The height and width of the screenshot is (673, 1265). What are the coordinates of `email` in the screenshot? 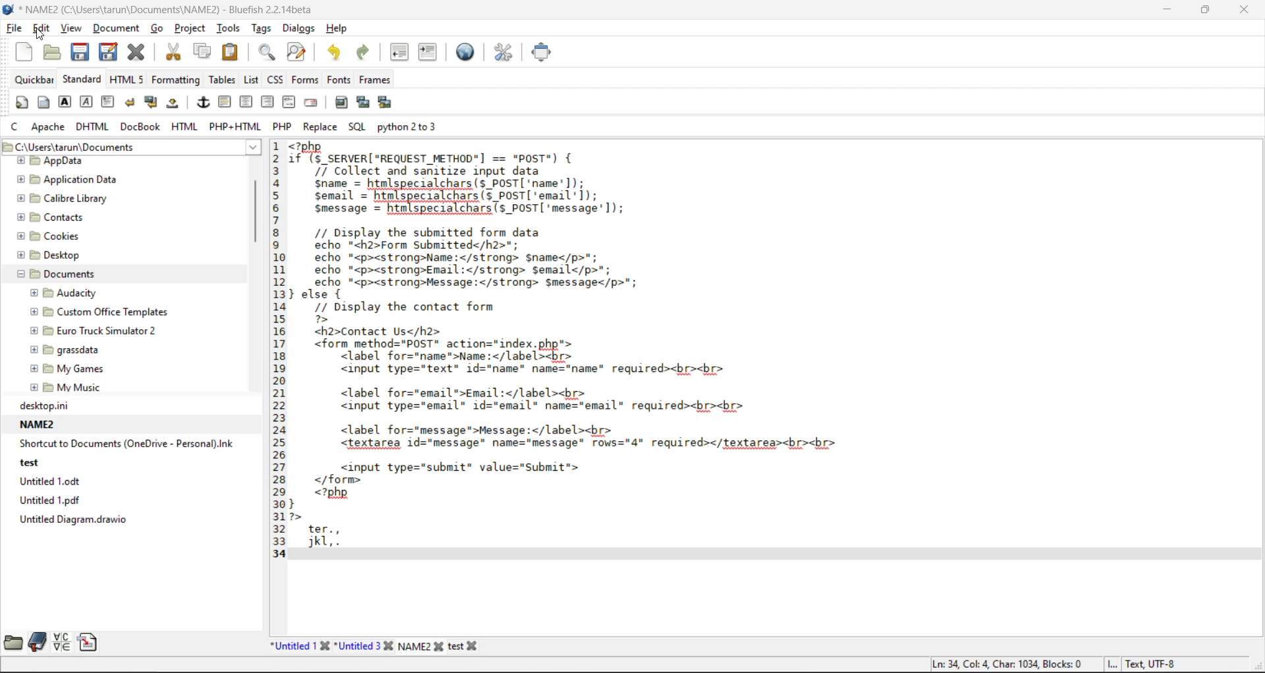 It's located at (313, 103).